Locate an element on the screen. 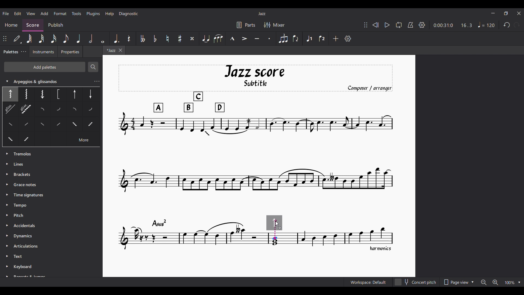  Help menu is located at coordinates (110, 14).